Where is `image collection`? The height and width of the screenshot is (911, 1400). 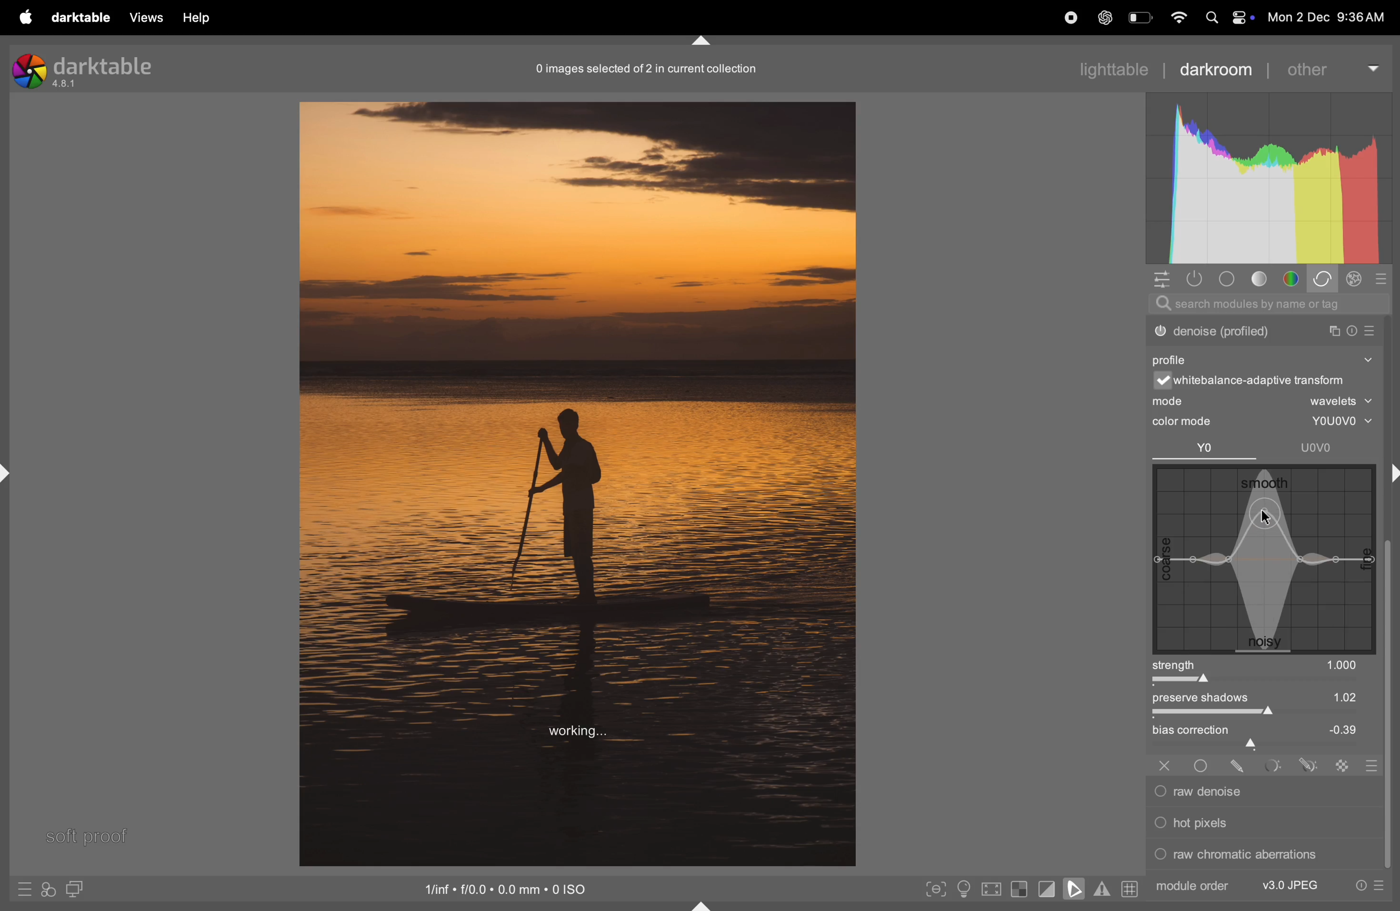
image collection is located at coordinates (644, 68).